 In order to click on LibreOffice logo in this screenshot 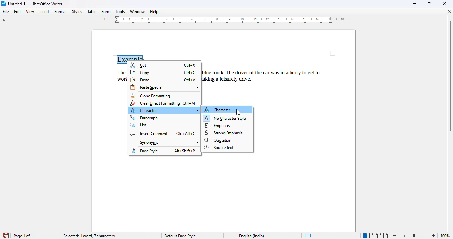, I will do `click(3, 4)`.